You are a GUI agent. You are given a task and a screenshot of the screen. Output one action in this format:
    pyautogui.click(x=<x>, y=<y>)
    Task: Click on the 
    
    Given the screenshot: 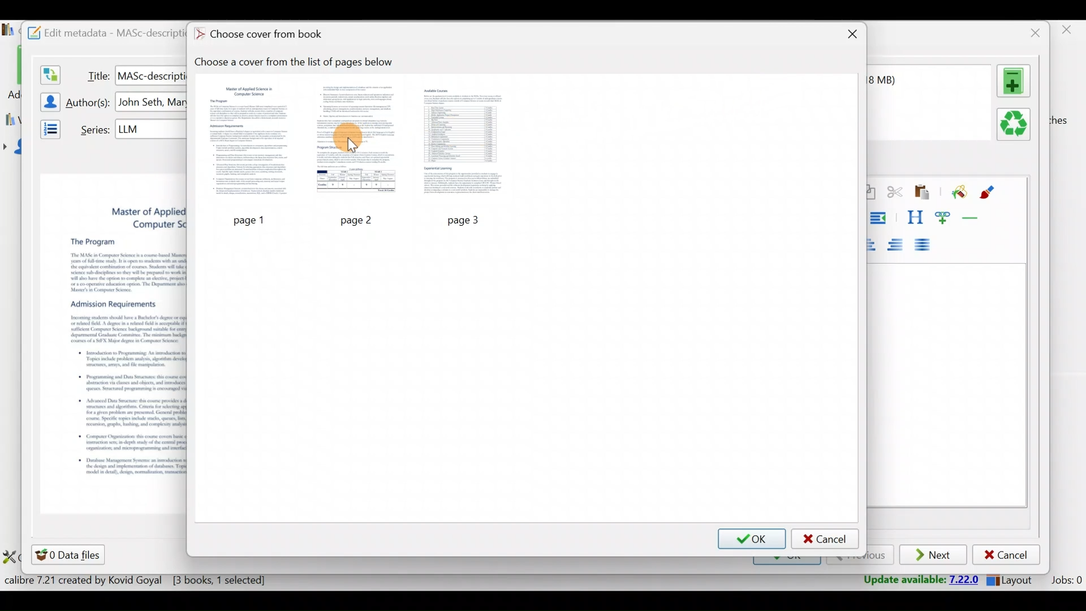 What is the action you would take?
    pyautogui.click(x=359, y=220)
    